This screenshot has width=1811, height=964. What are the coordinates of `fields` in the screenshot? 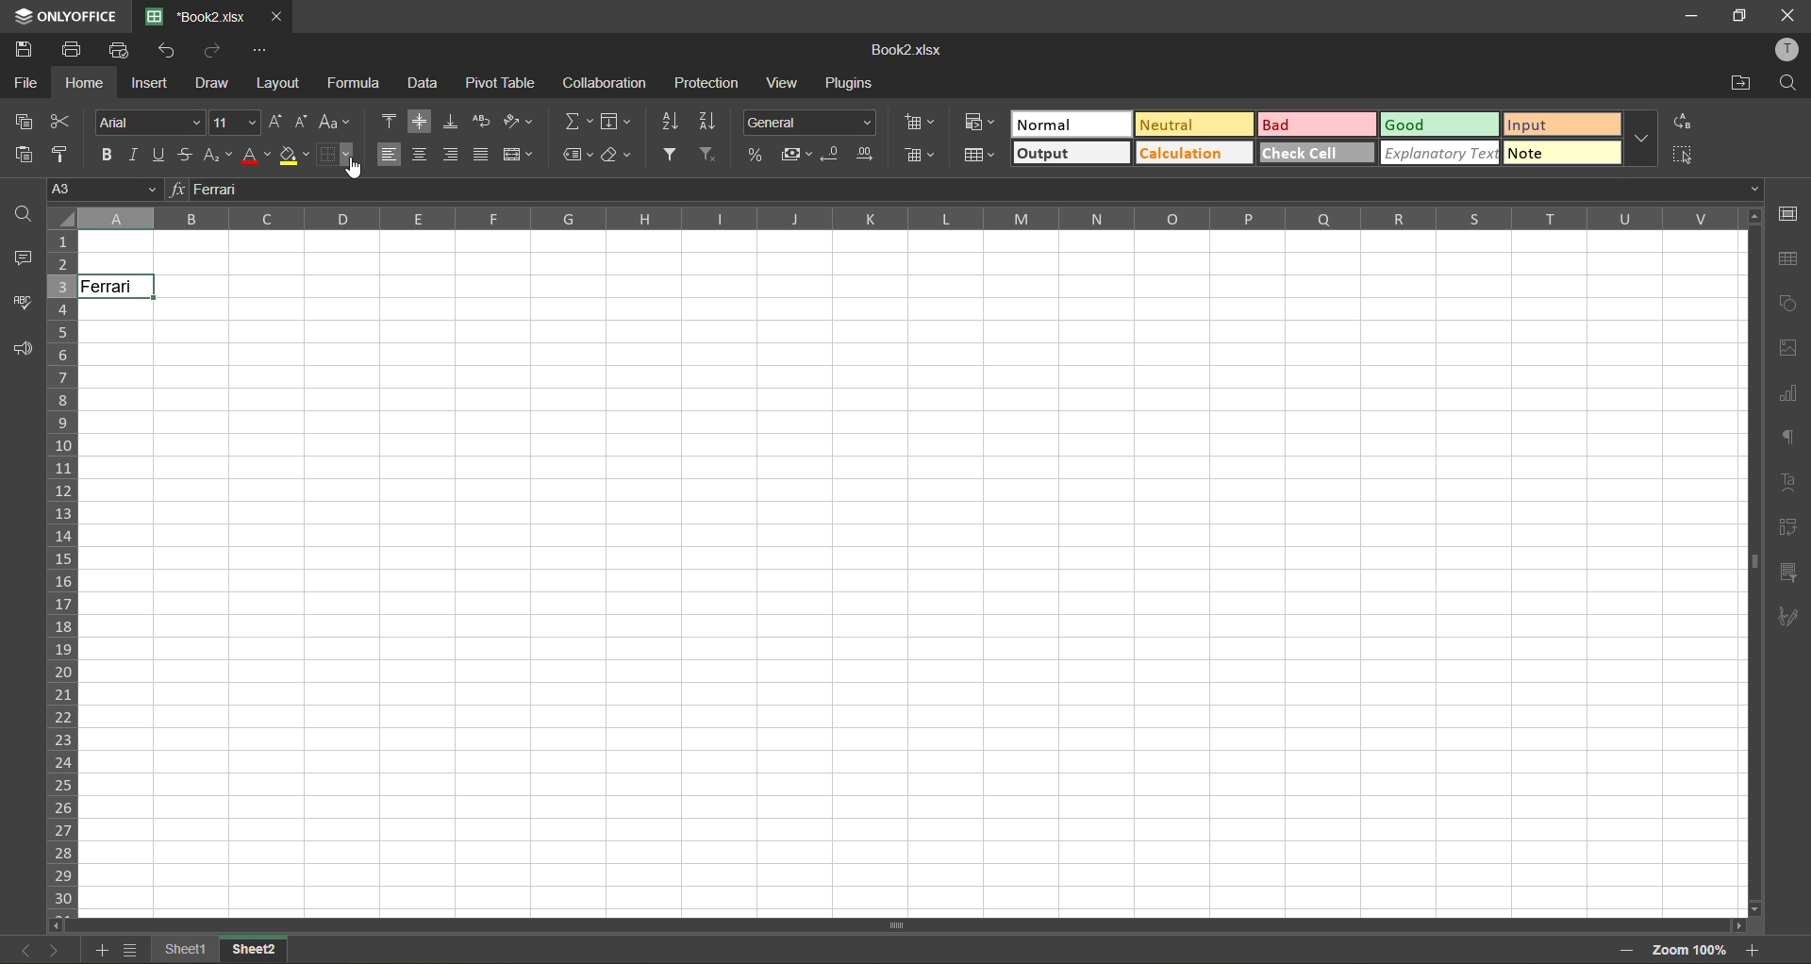 It's located at (619, 121).